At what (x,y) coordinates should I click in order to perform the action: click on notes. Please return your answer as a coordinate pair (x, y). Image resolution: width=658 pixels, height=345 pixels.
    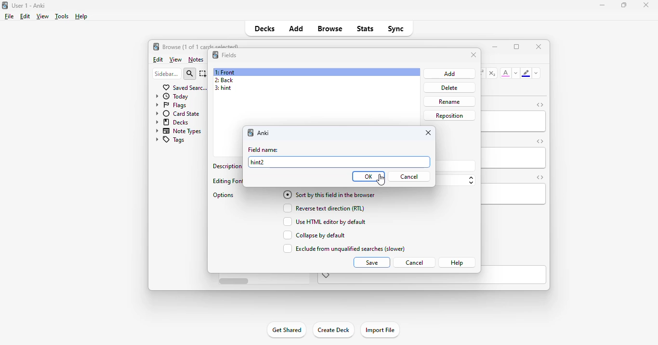
    Looking at the image, I should click on (196, 60).